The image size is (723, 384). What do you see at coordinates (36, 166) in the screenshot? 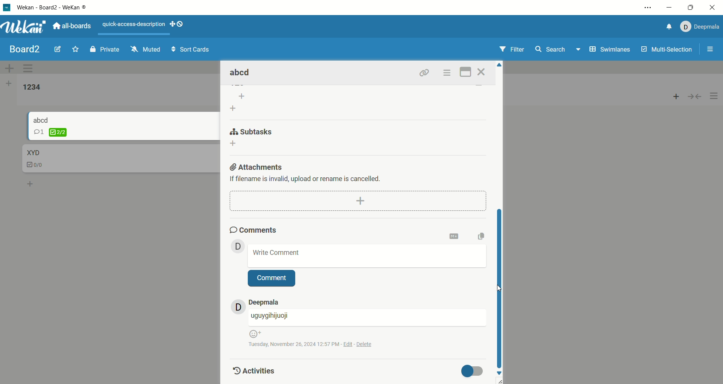
I see `checklist` at bounding box center [36, 166].